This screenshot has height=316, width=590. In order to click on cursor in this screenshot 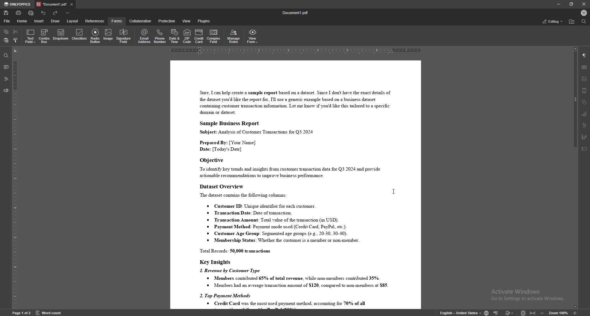, I will do `click(393, 192)`.